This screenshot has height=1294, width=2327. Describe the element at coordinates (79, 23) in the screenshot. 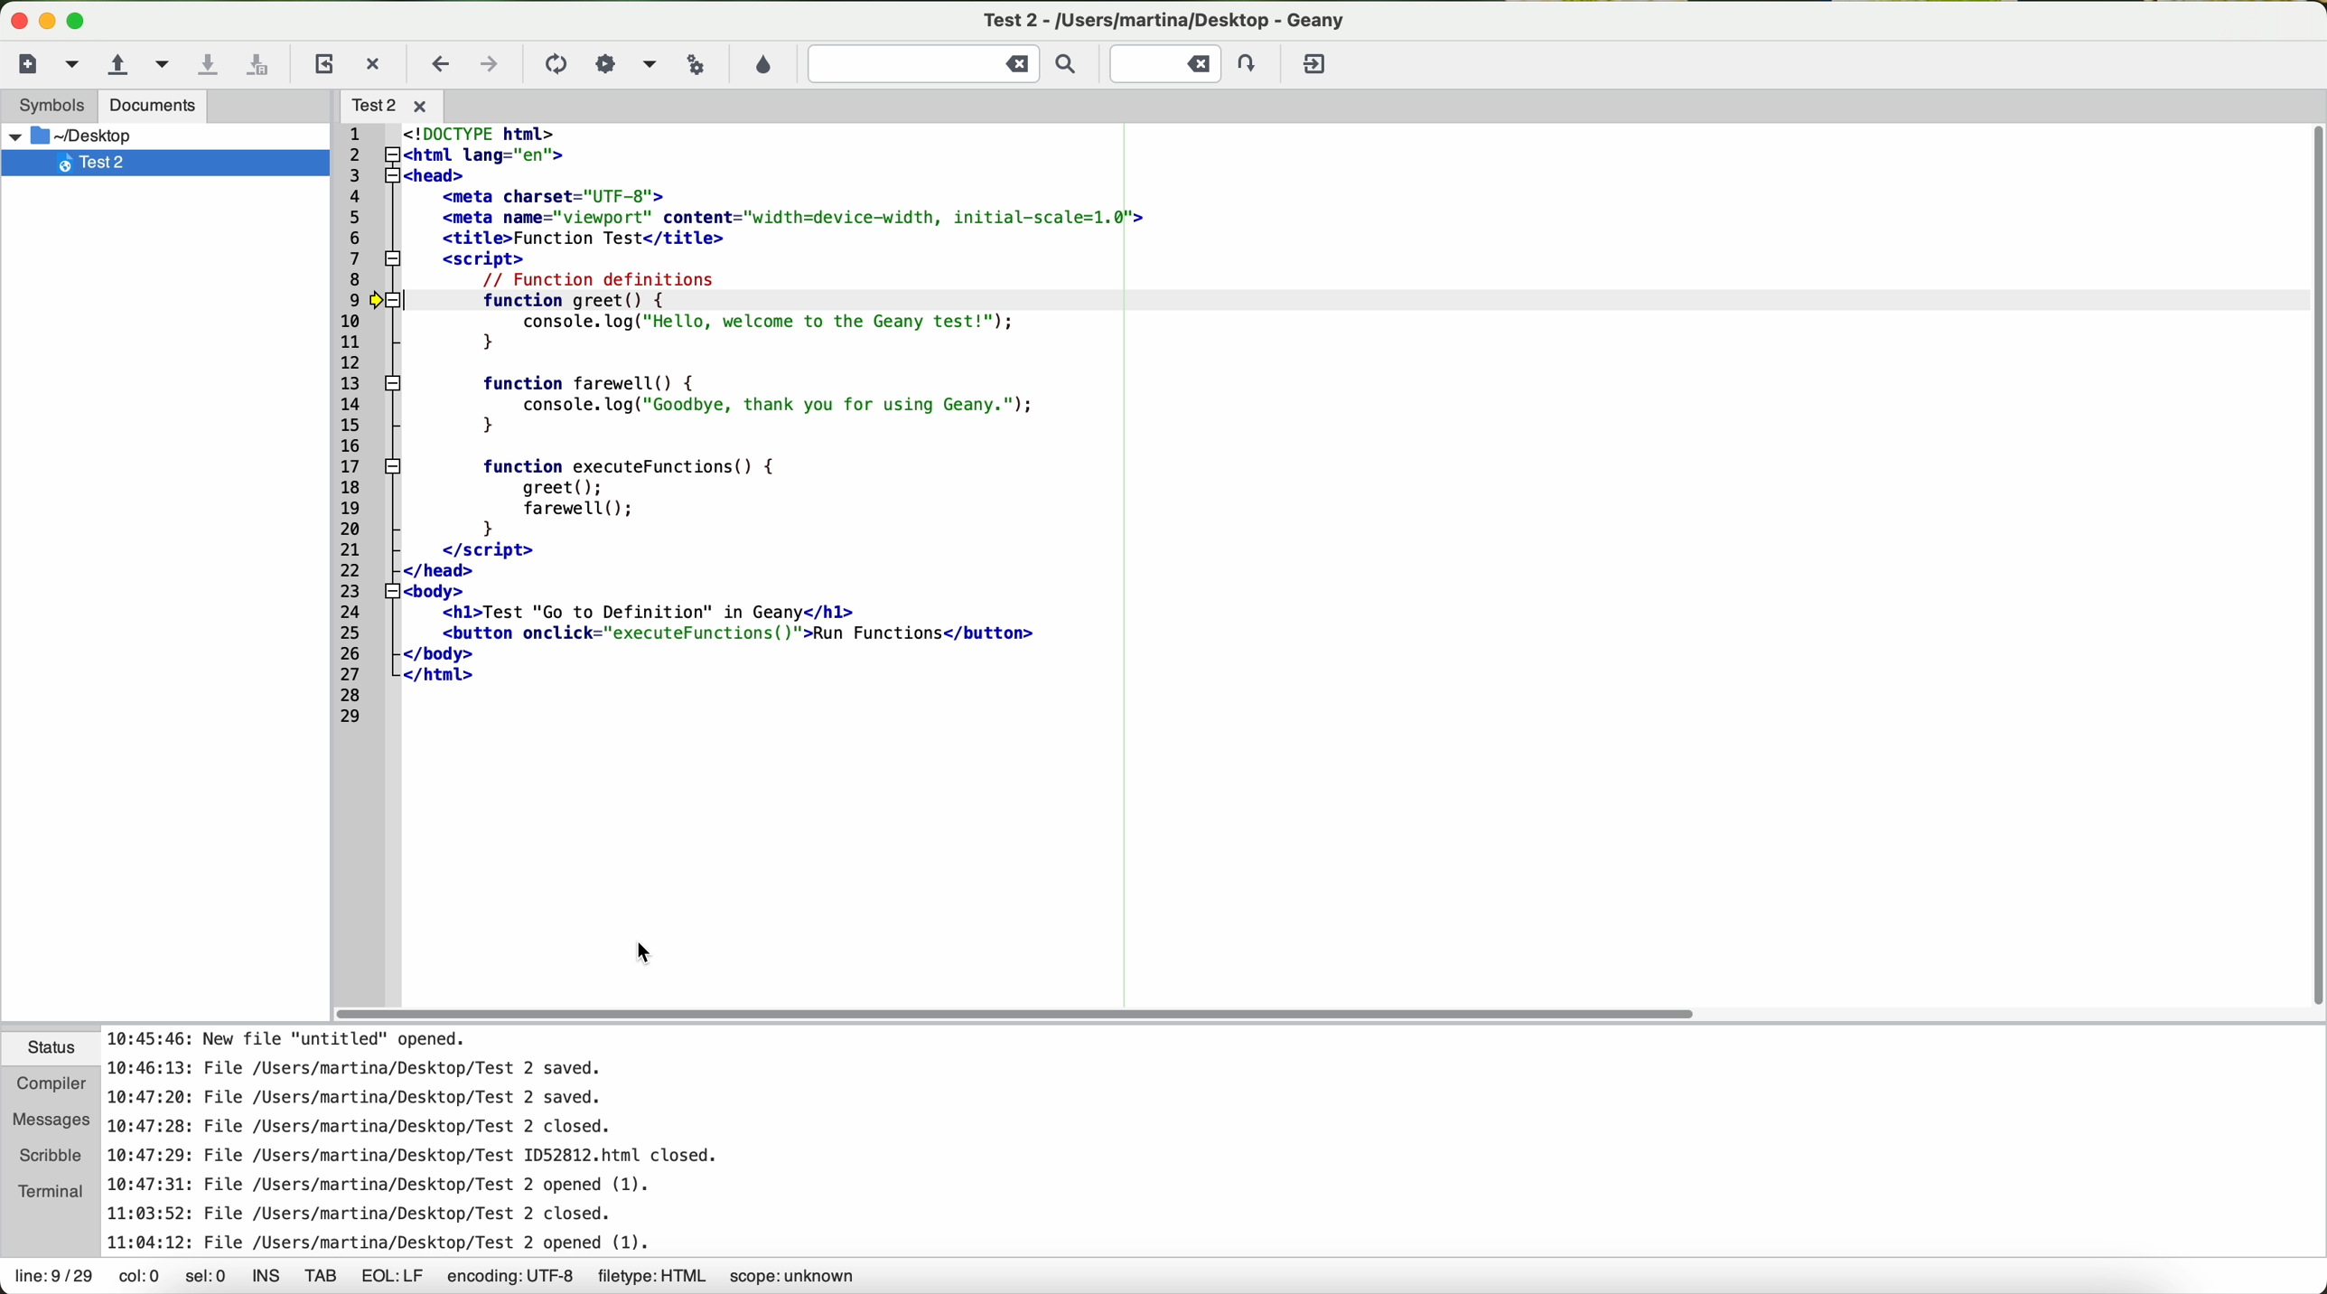

I see `maximize` at that location.